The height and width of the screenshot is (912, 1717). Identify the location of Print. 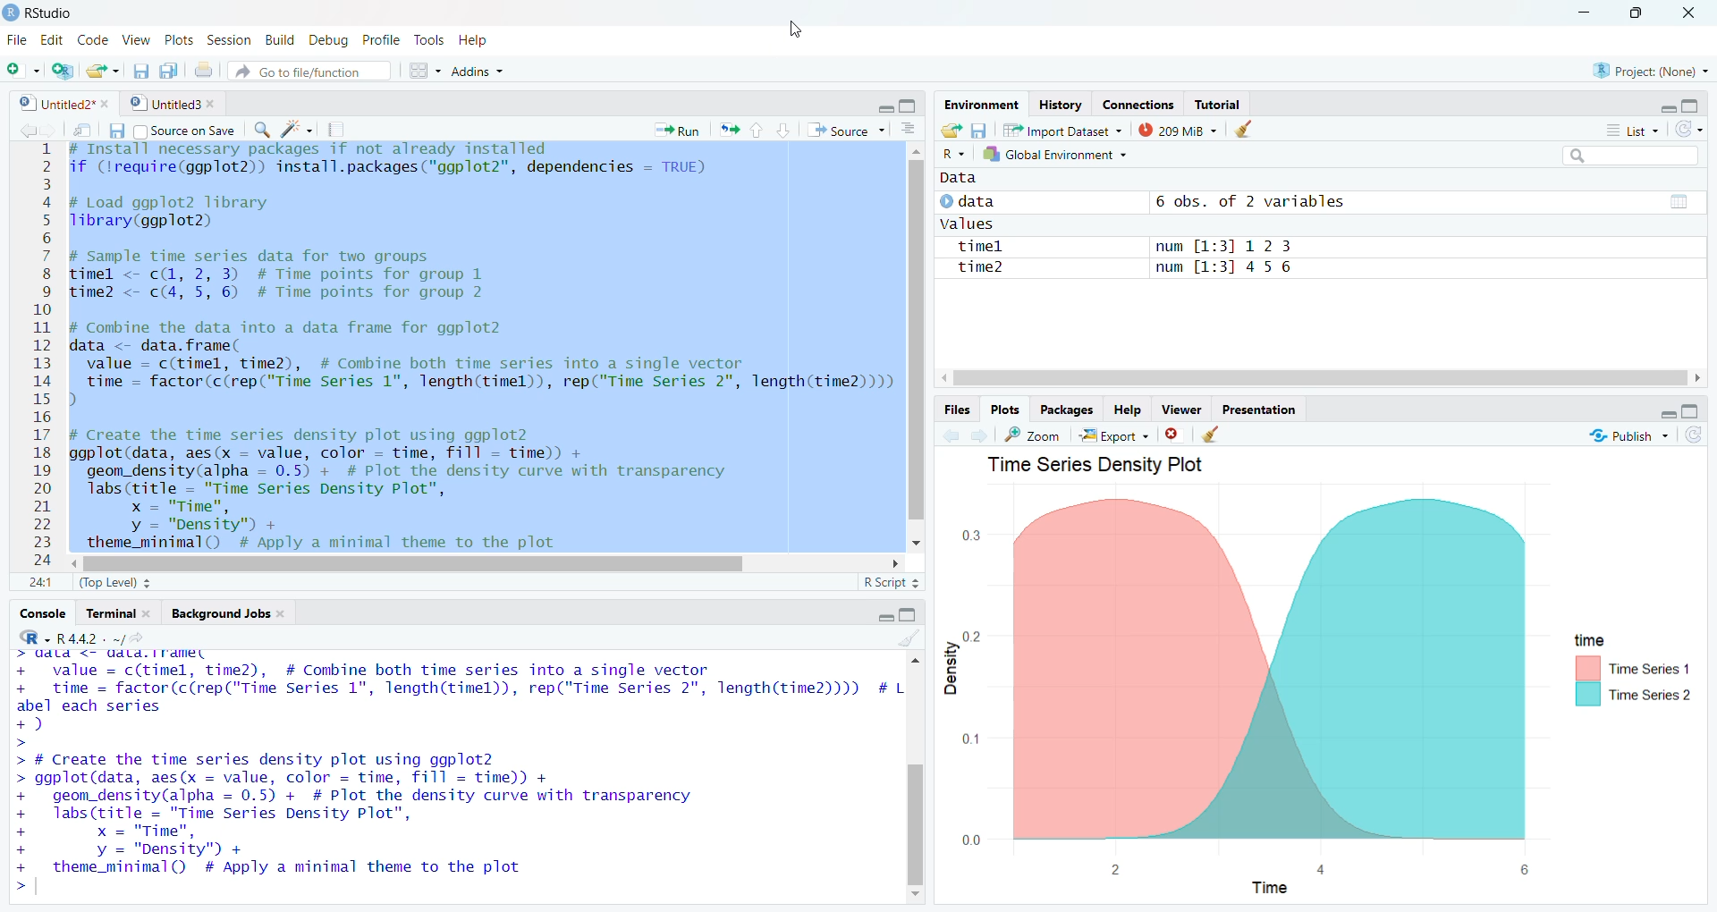
(203, 71).